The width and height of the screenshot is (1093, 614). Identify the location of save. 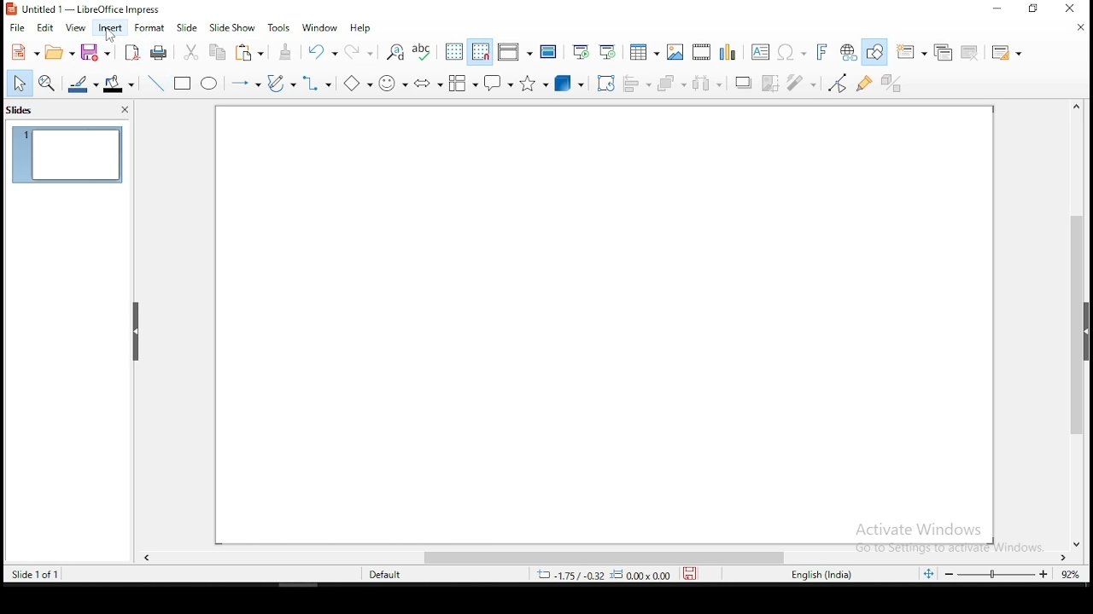
(101, 53).